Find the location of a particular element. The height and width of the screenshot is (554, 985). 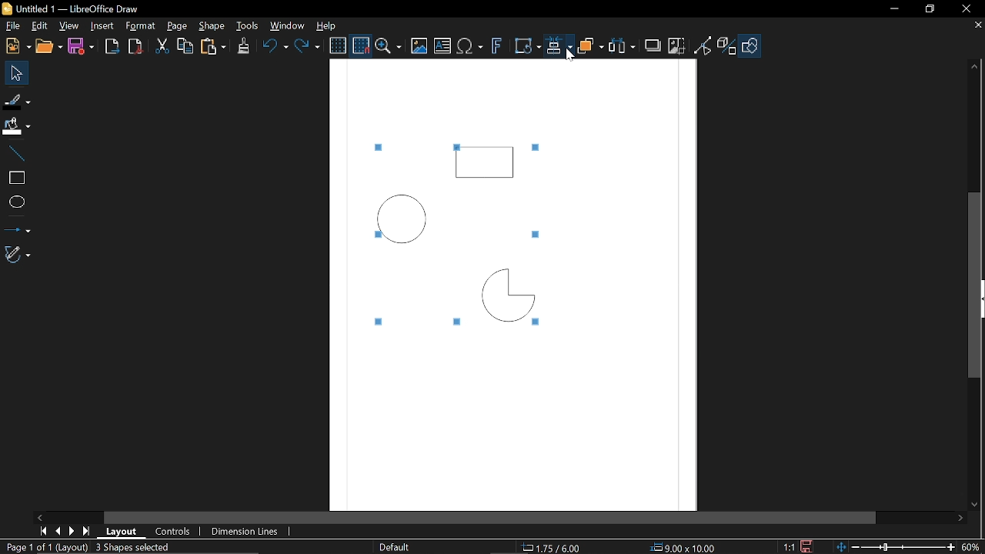

Circle is located at coordinates (404, 218).